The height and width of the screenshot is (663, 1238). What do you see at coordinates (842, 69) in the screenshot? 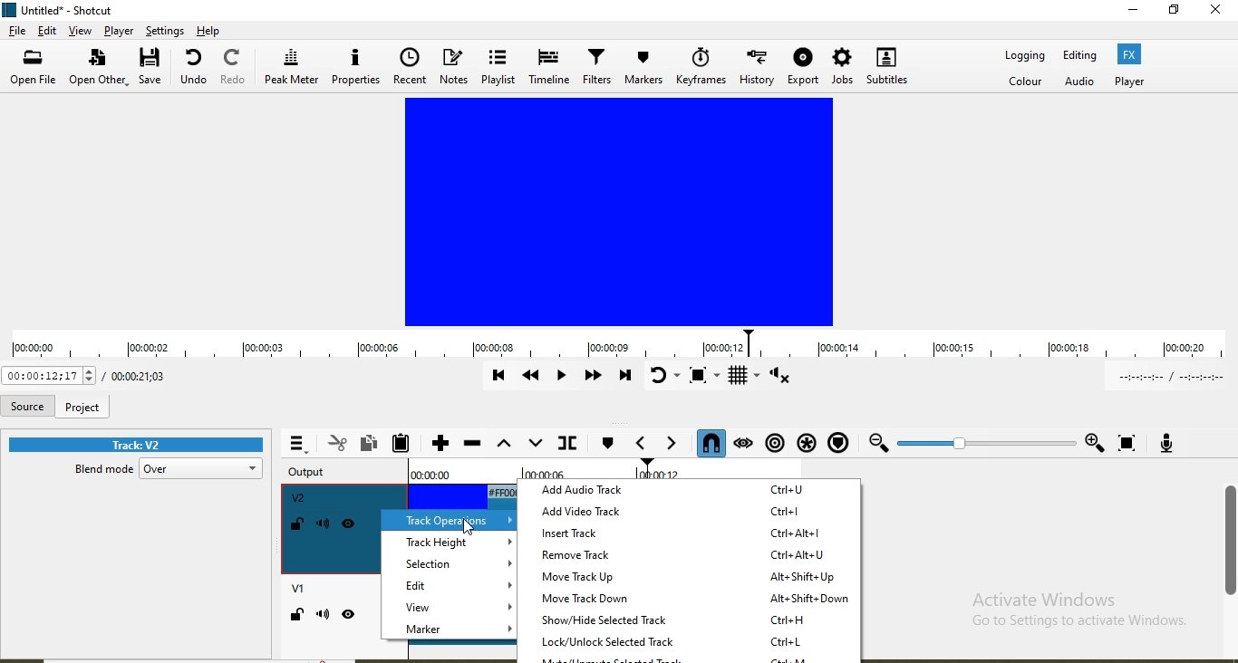
I see `Jobs` at bounding box center [842, 69].